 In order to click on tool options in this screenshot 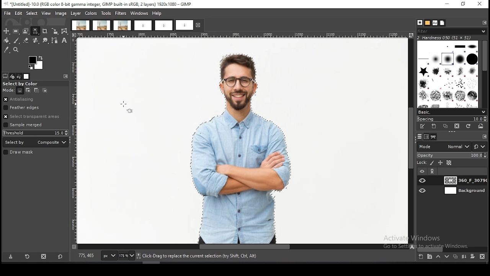, I will do `click(5, 76)`.